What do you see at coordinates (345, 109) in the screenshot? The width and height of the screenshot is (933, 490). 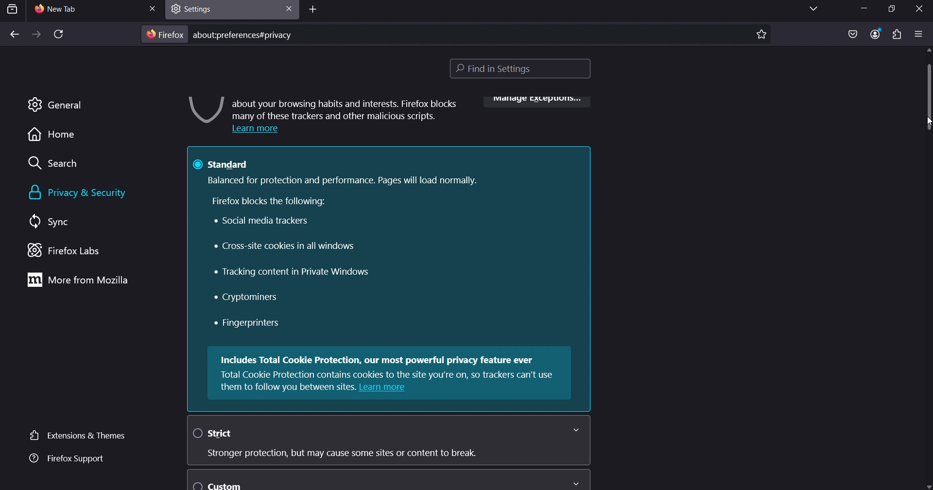 I see `about your browsing habits and interests. Firefox blocks
many of these trackers and other malicious scripts.` at bounding box center [345, 109].